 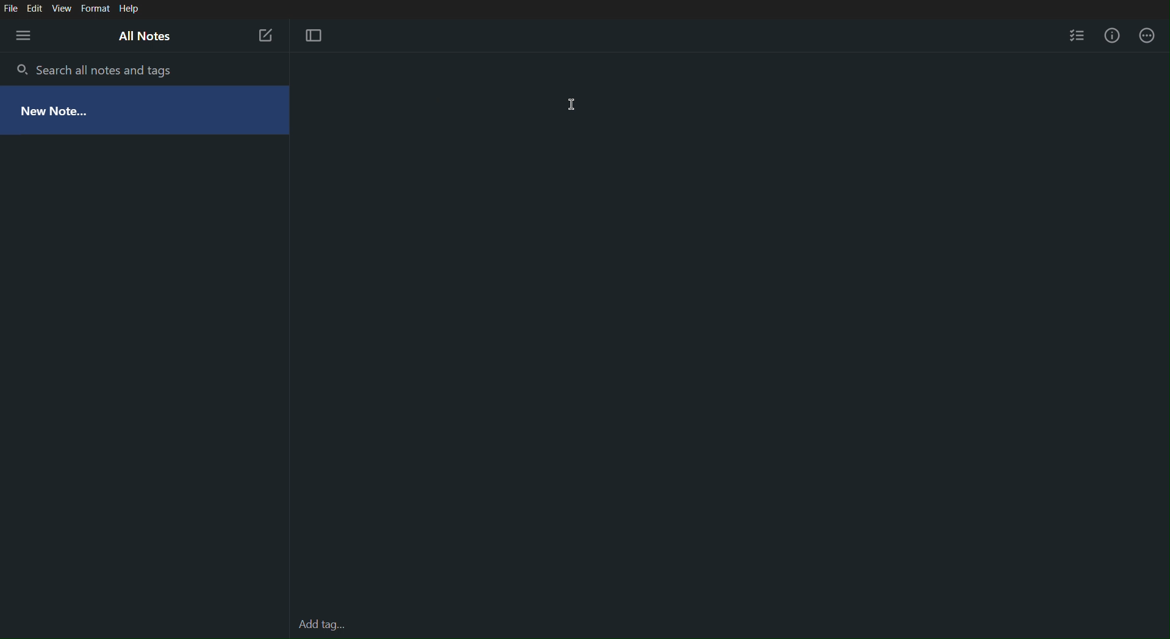 What do you see at coordinates (265, 35) in the screenshot?
I see `New Note` at bounding box center [265, 35].